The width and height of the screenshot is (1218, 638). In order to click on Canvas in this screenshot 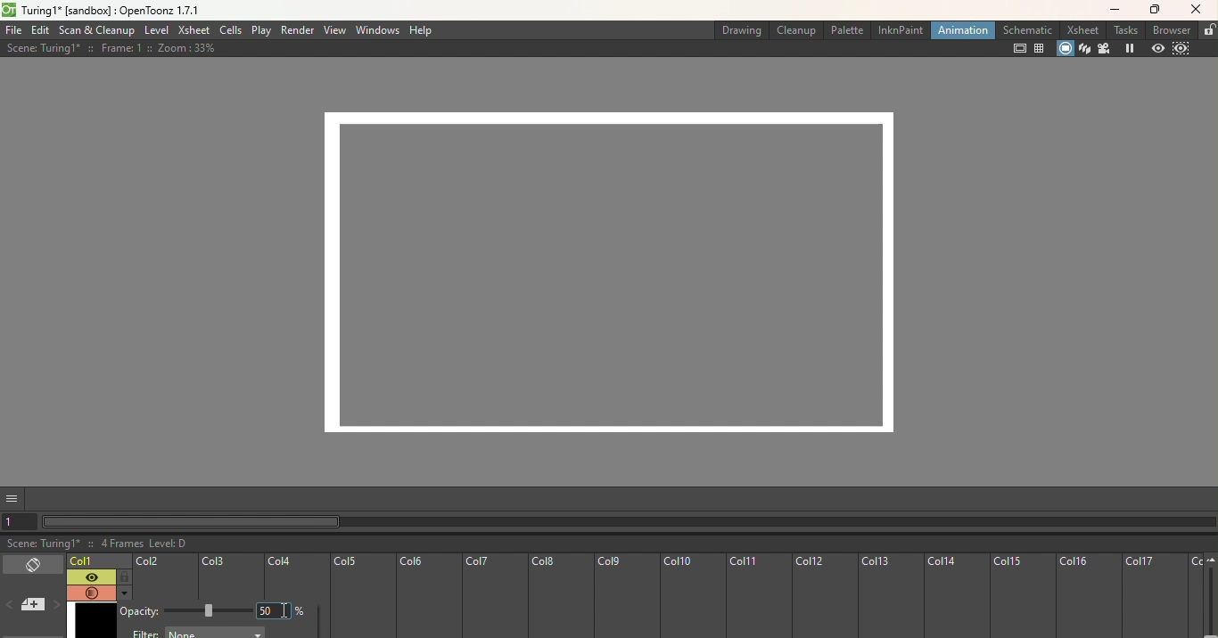, I will do `click(635, 275)`.